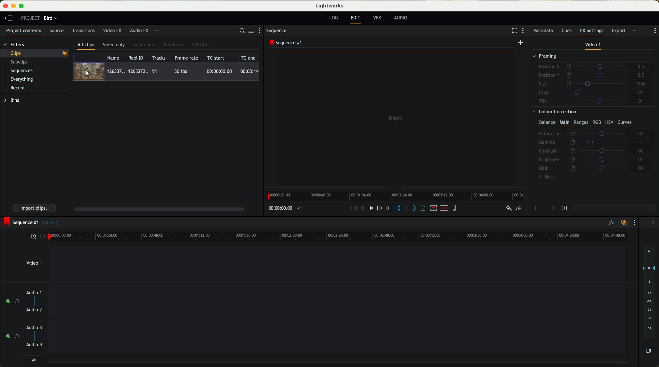 The width and height of the screenshot is (659, 367). I want to click on cues, so click(568, 31).